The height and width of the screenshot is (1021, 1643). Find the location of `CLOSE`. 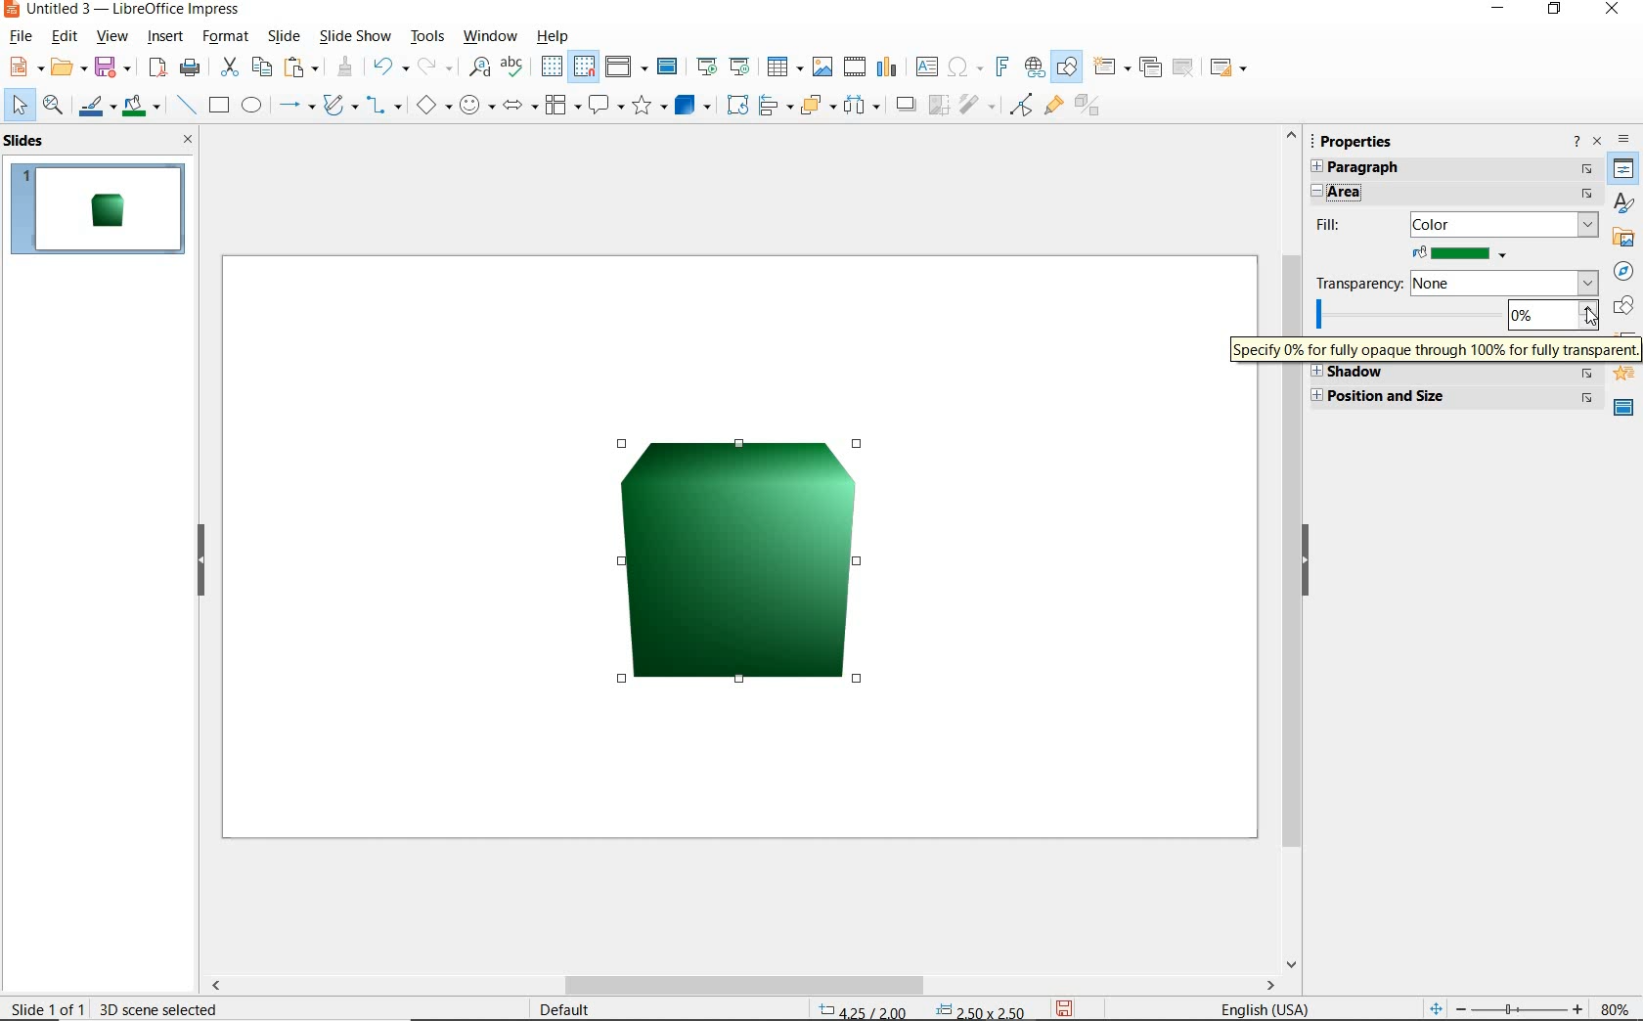

CLOSE is located at coordinates (190, 141).